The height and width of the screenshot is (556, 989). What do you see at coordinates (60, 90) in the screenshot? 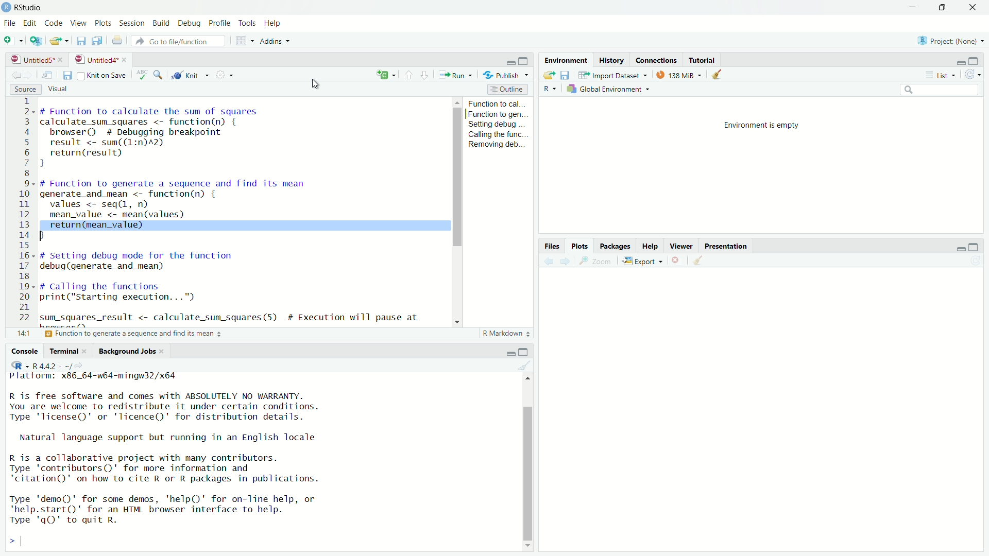
I see `visual` at bounding box center [60, 90].